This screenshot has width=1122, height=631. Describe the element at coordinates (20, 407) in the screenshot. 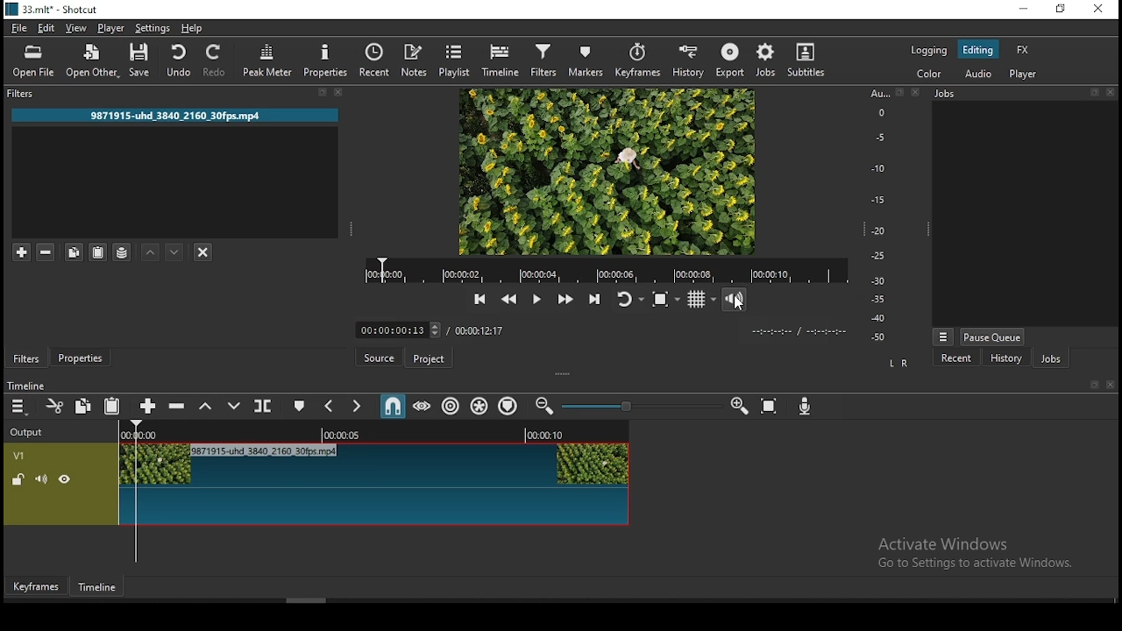

I see `menu` at that location.